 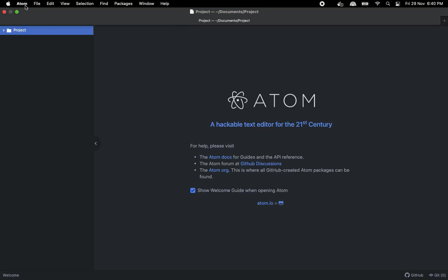 What do you see at coordinates (22, 4) in the screenshot?
I see `ATOM` at bounding box center [22, 4].